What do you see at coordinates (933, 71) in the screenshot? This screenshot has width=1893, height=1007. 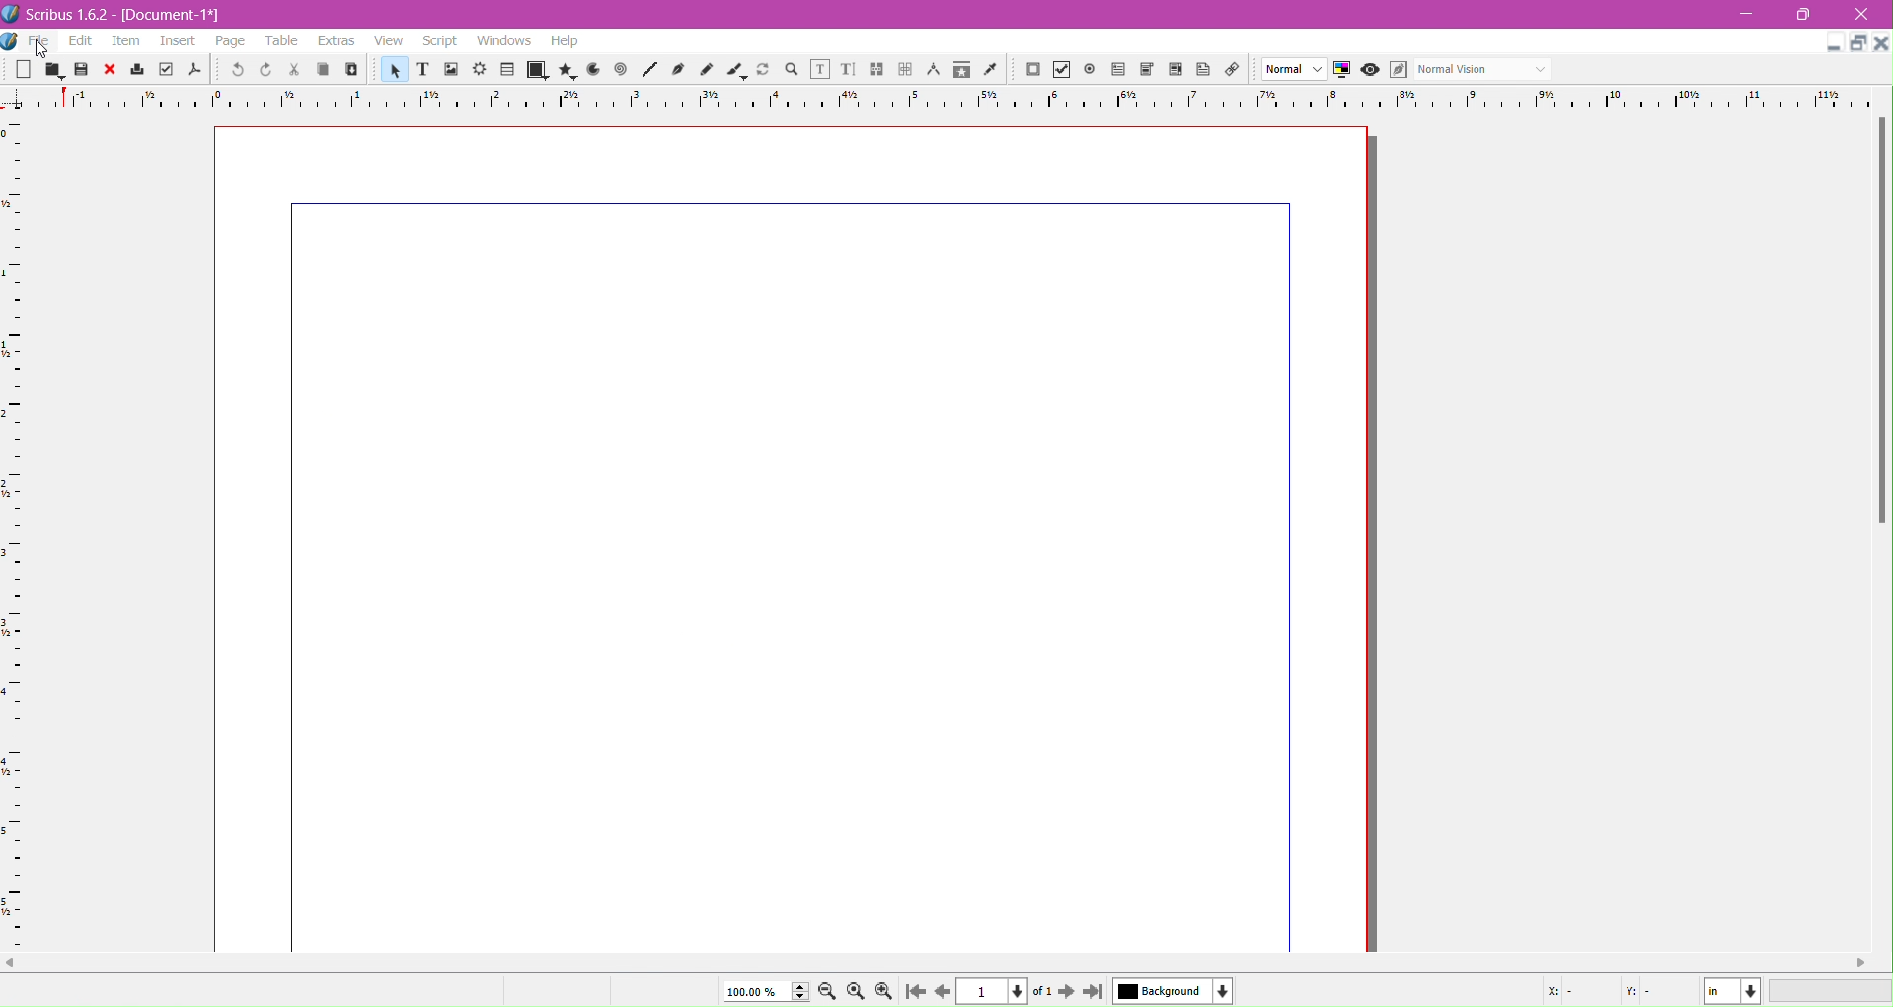 I see `measurements` at bounding box center [933, 71].